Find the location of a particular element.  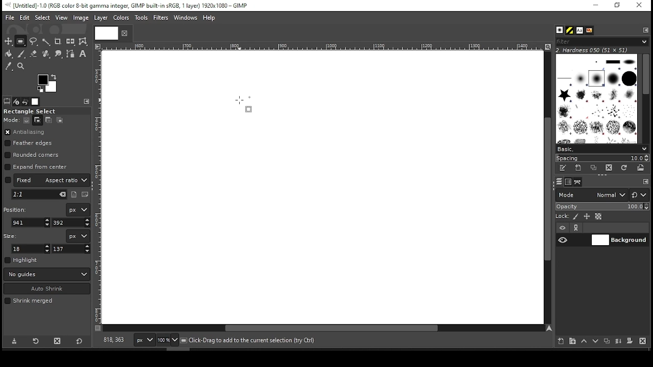

file is located at coordinates (10, 18).